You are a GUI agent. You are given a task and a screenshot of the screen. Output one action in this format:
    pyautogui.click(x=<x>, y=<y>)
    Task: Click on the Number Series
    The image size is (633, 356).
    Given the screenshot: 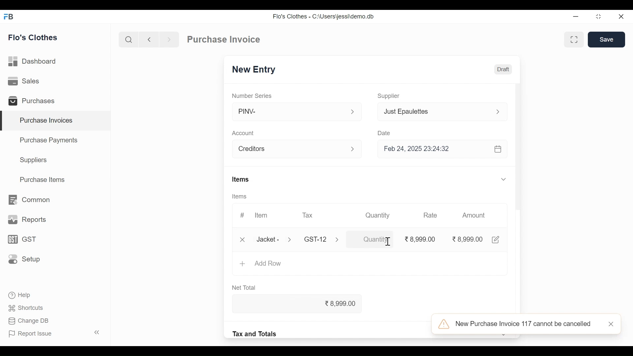 What is the action you would take?
    pyautogui.click(x=252, y=95)
    